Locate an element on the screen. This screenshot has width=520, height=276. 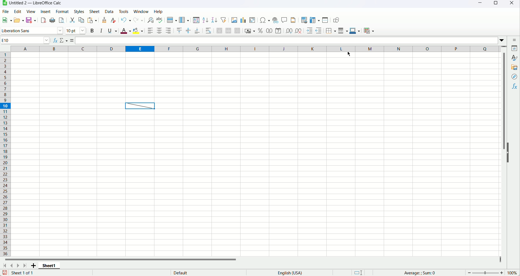
Horizontal scroll bar is located at coordinates (128, 260).